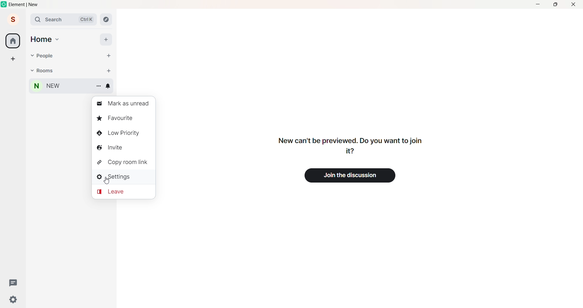 Image resolution: width=583 pixels, height=308 pixels. What do you see at coordinates (12, 300) in the screenshot?
I see `setting` at bounding box center [12, 300].